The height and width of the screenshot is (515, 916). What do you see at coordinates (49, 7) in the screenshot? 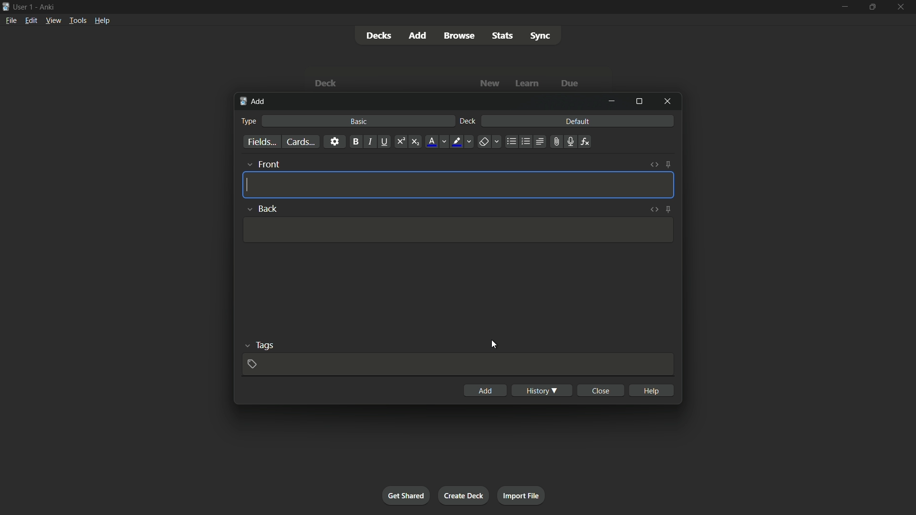
I see `app name` at bounding box center [49, 7].